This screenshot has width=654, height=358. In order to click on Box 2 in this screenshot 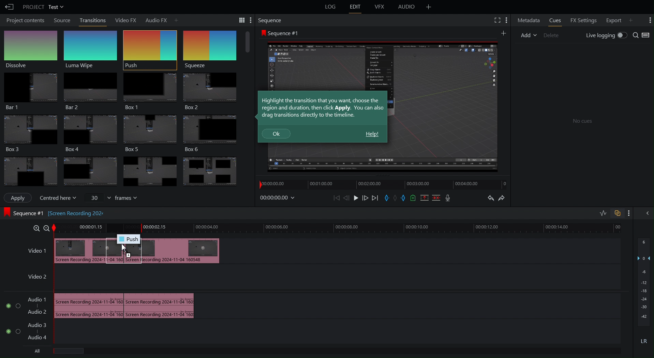, I will do `click(210, 92)`.